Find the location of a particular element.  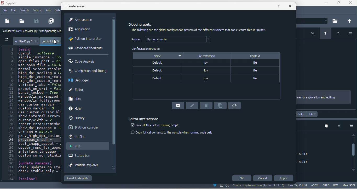

clone is located at coordinates (221, 105).